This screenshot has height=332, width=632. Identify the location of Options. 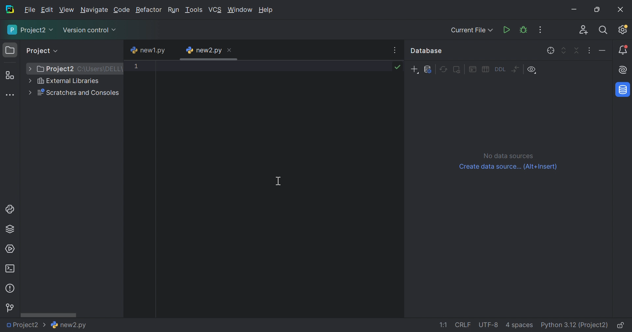
(589, 51).